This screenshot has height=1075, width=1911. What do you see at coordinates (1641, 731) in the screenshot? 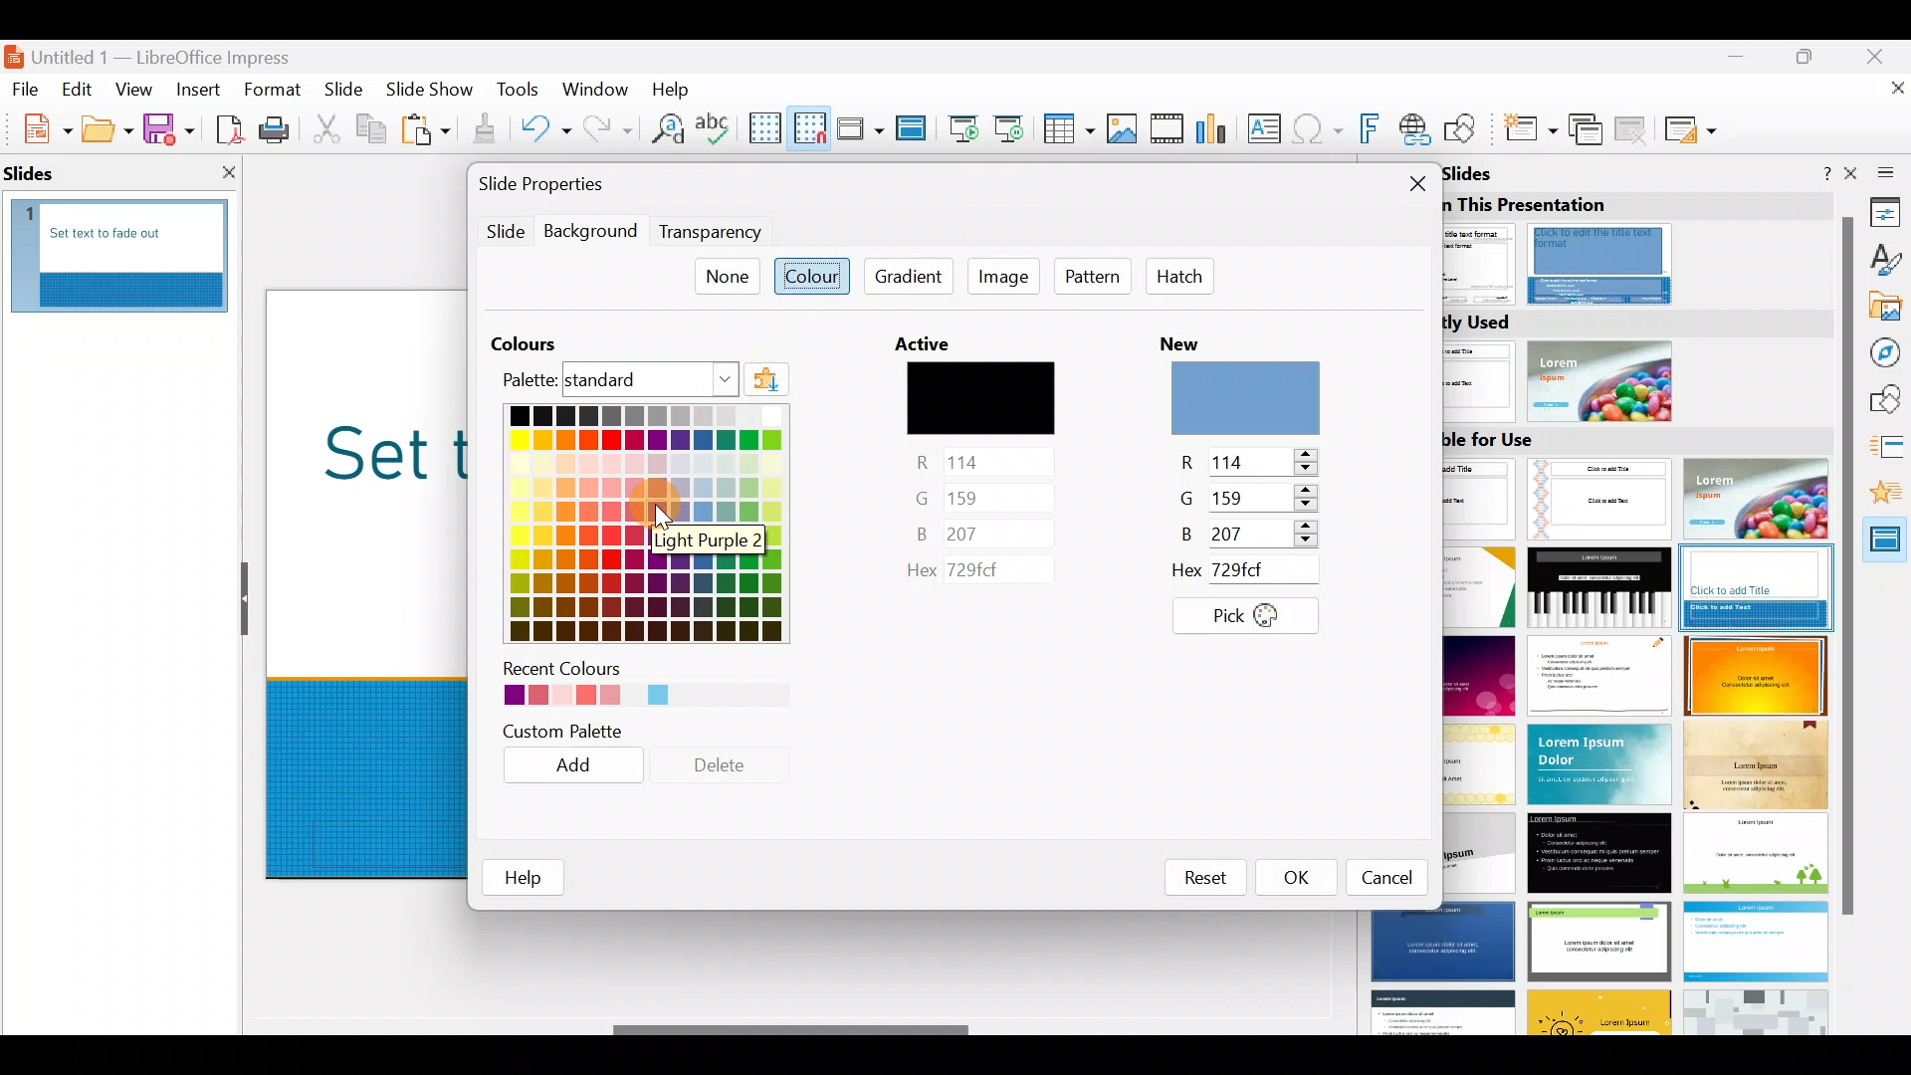
I see `Slides available for use` at bounding box center [1641, 731].